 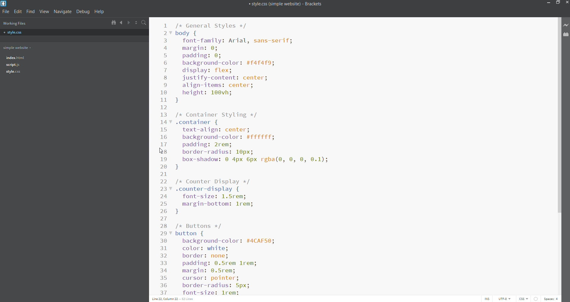 I want to click on find, so click(x=31, y=12).